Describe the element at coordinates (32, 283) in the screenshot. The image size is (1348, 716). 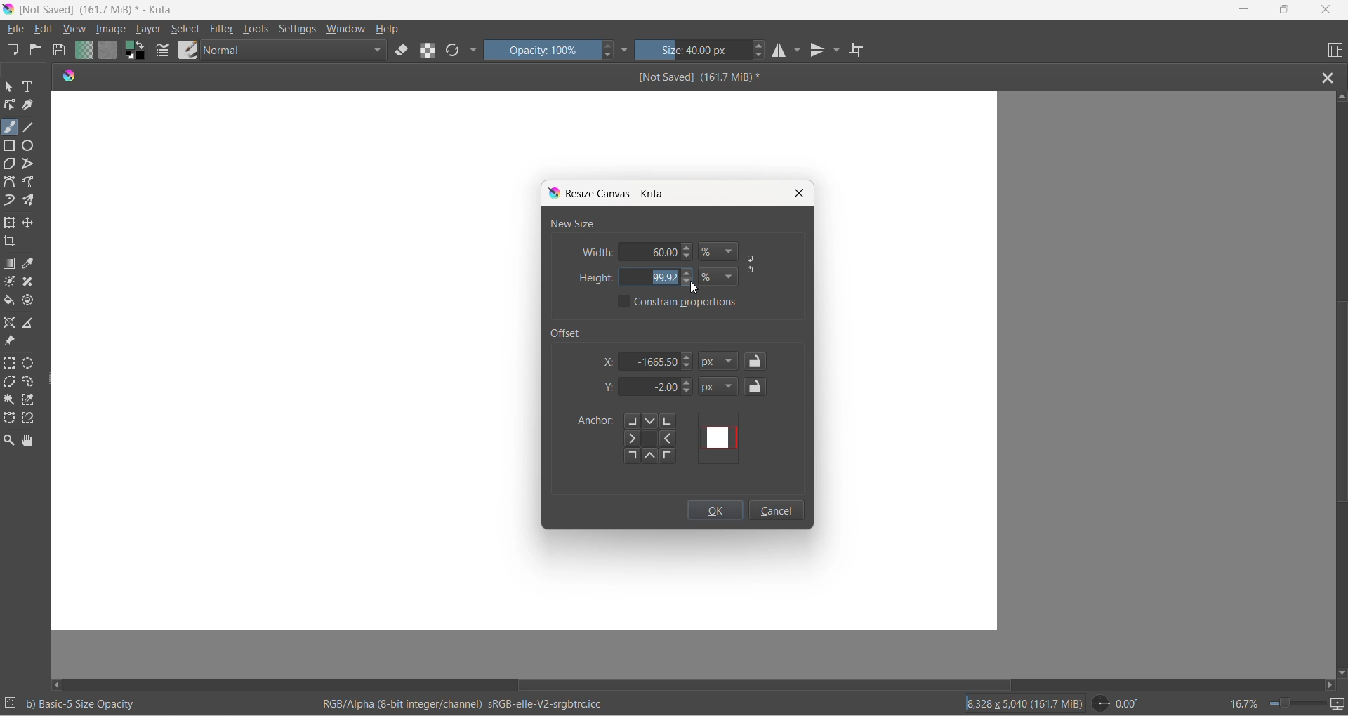
I see `smart patch tool` at that location.